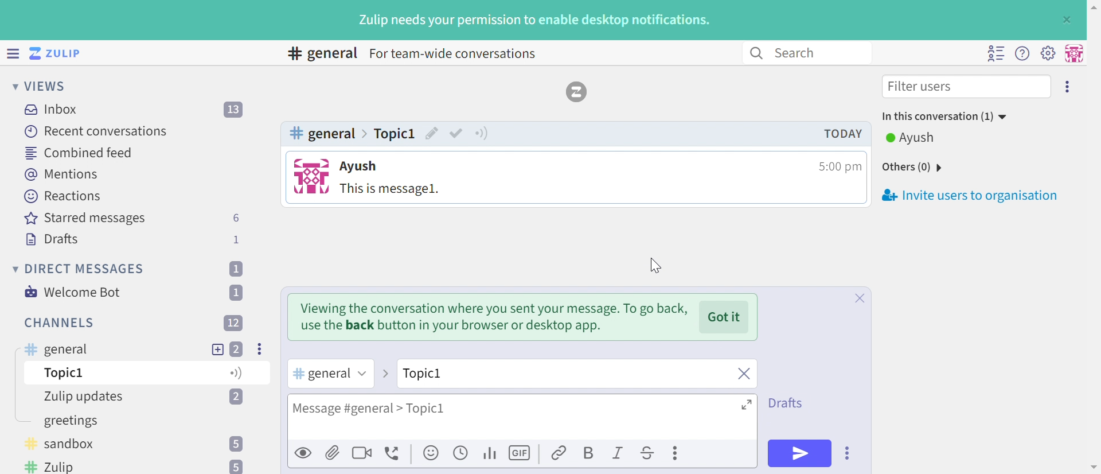 The image size is (1101, 474). What do you see at coordinates (491, 452) in the screenshot?
I see `Polls` at bounding box center [491, 452].